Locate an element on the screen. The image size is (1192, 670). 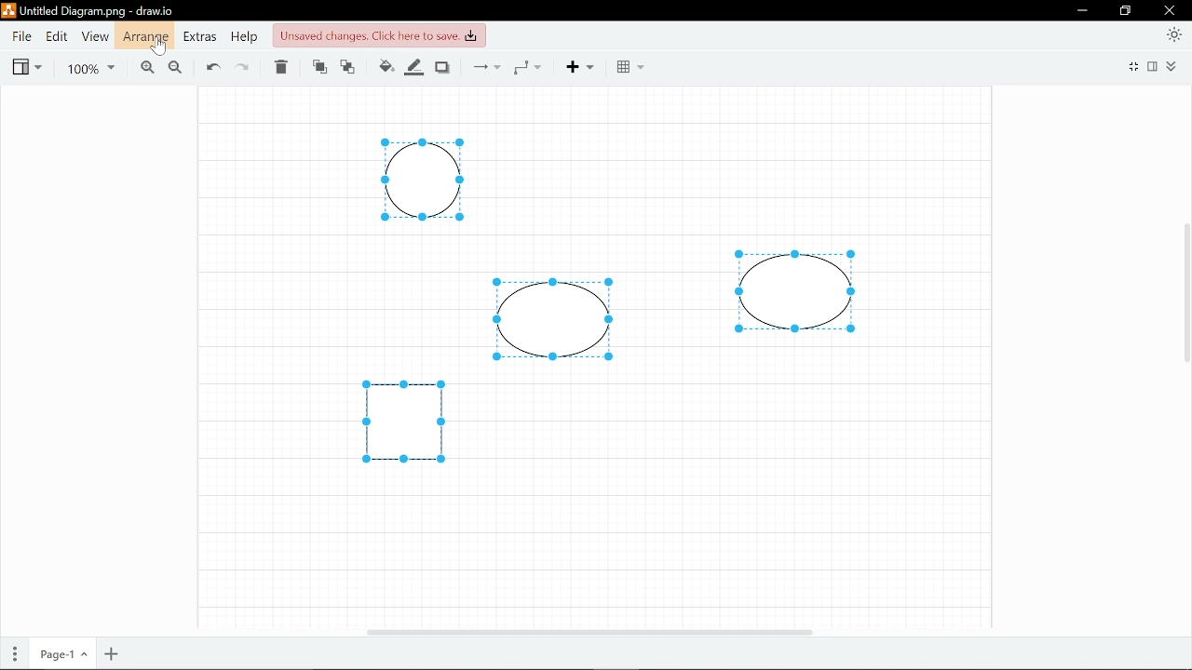
Cursor is located at coordinates (160, 47).